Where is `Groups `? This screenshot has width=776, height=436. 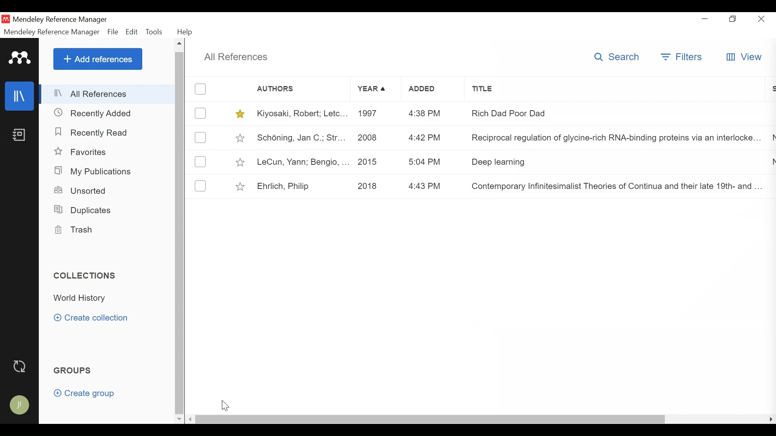 Groups  is located at coordinates (73, 371).